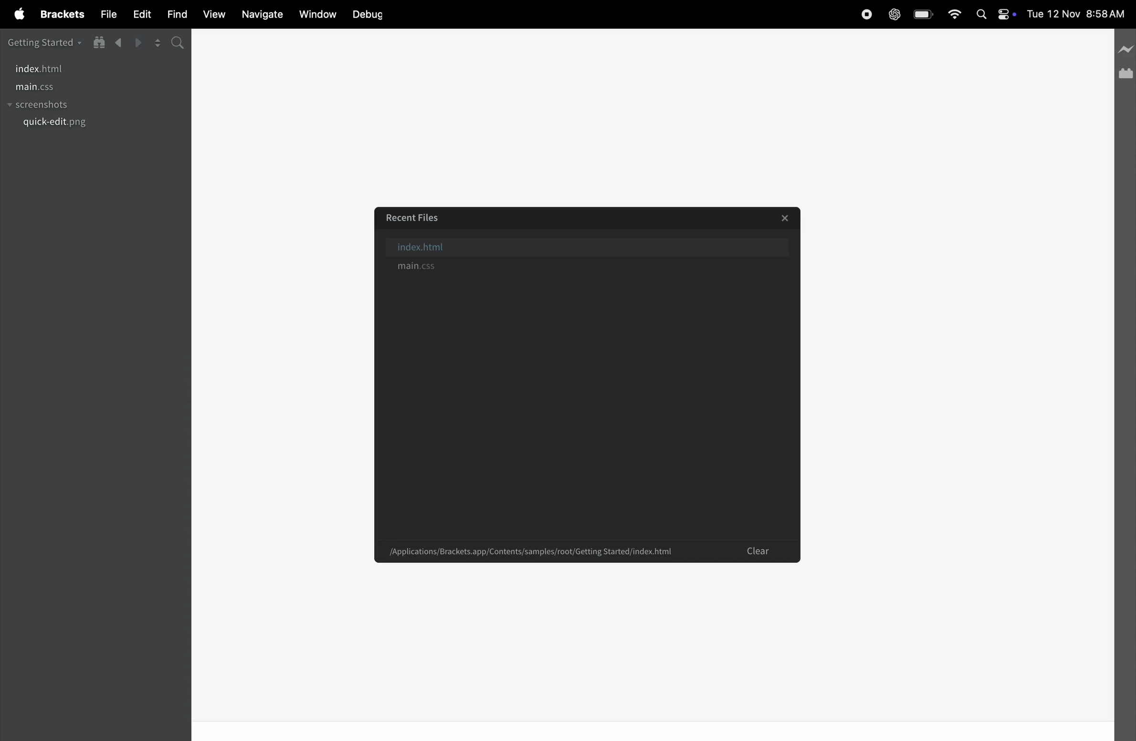  I want to click on wifi, so click(952, 14).